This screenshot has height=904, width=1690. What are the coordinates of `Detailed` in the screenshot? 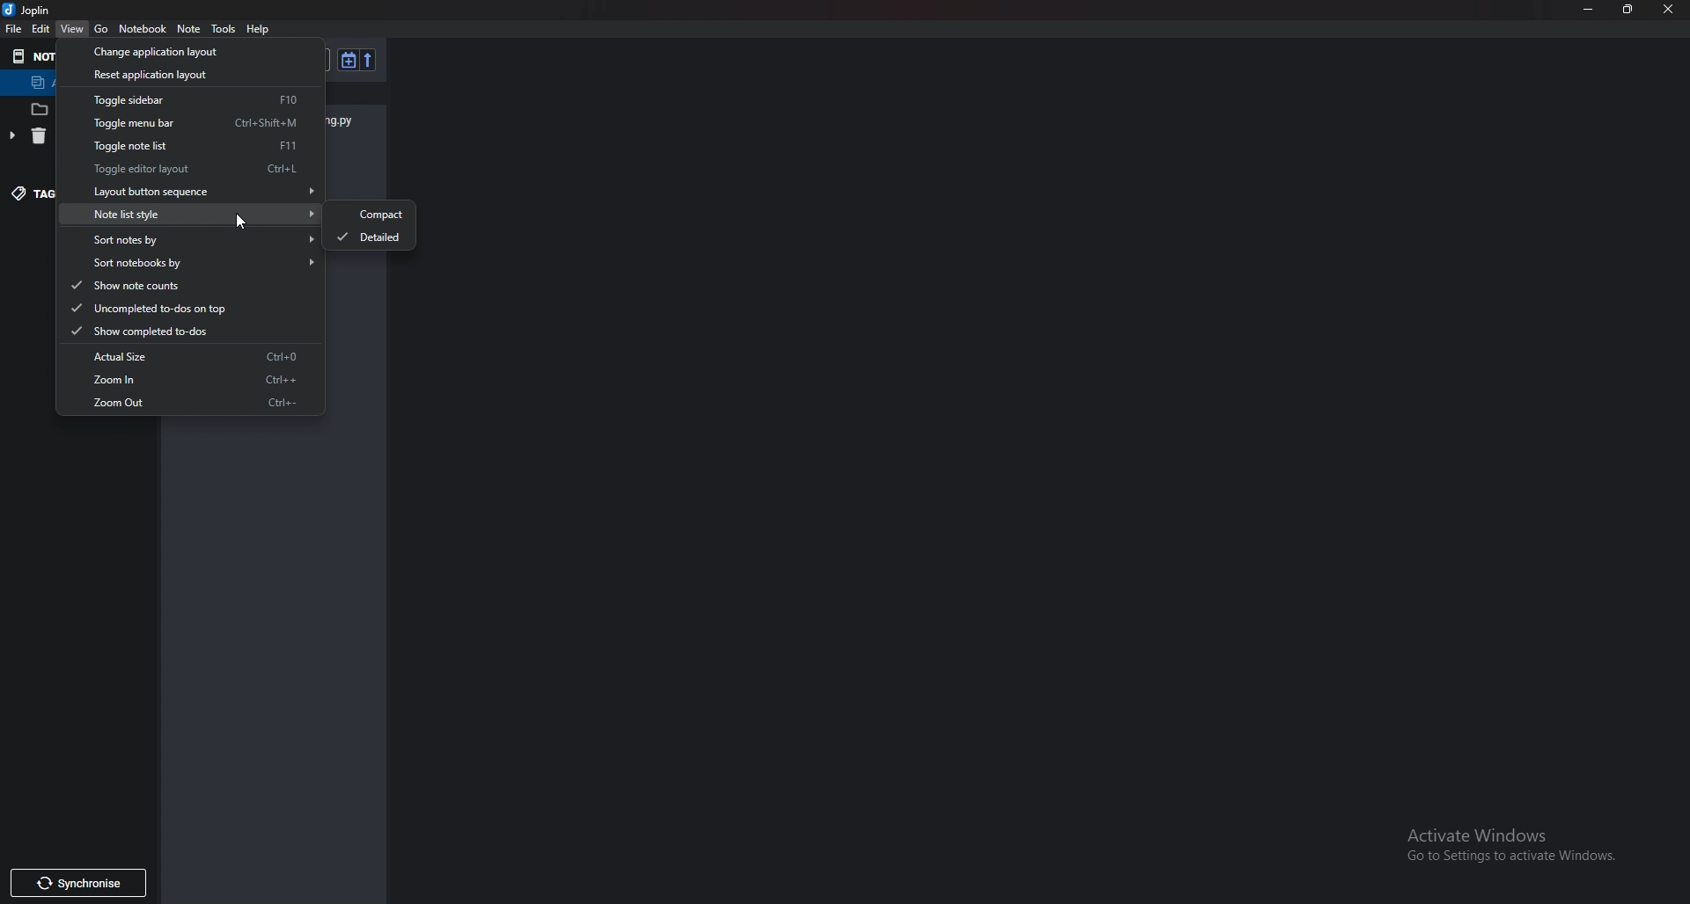 It's located at (371, 237).